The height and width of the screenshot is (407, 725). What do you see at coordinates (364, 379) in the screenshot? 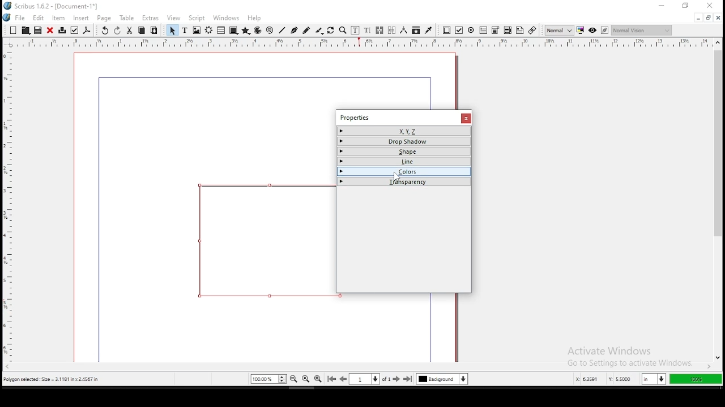
I see `select current page` at bounding box center [364, 379].